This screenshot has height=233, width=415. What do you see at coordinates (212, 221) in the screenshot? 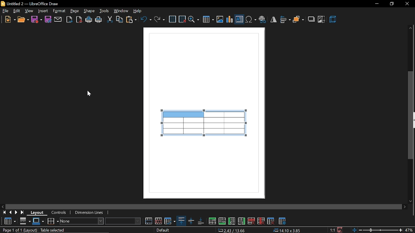
I see `insert row above` at bounding box center [212, 221].